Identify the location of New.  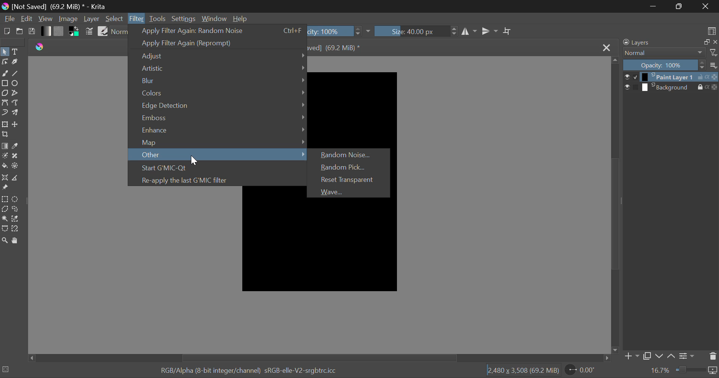
(6, 31).